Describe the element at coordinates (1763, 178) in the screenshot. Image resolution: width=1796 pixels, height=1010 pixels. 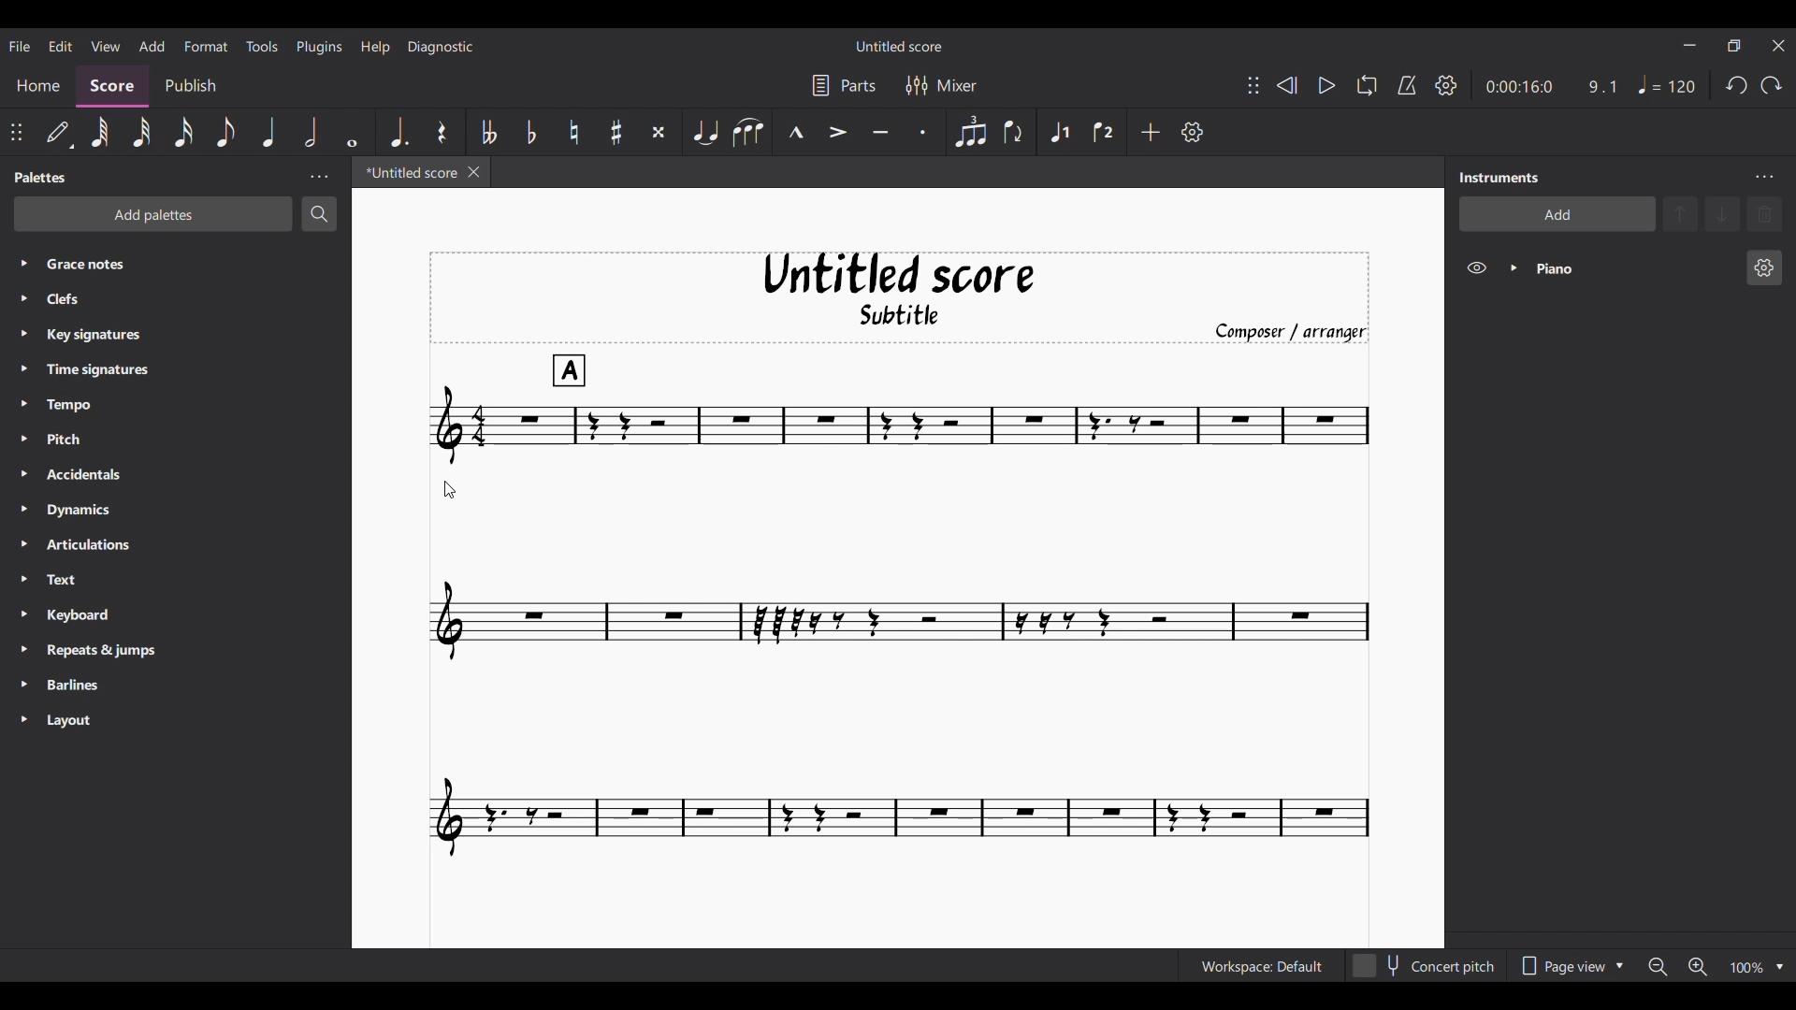
I see `Instrument settings` at that location.